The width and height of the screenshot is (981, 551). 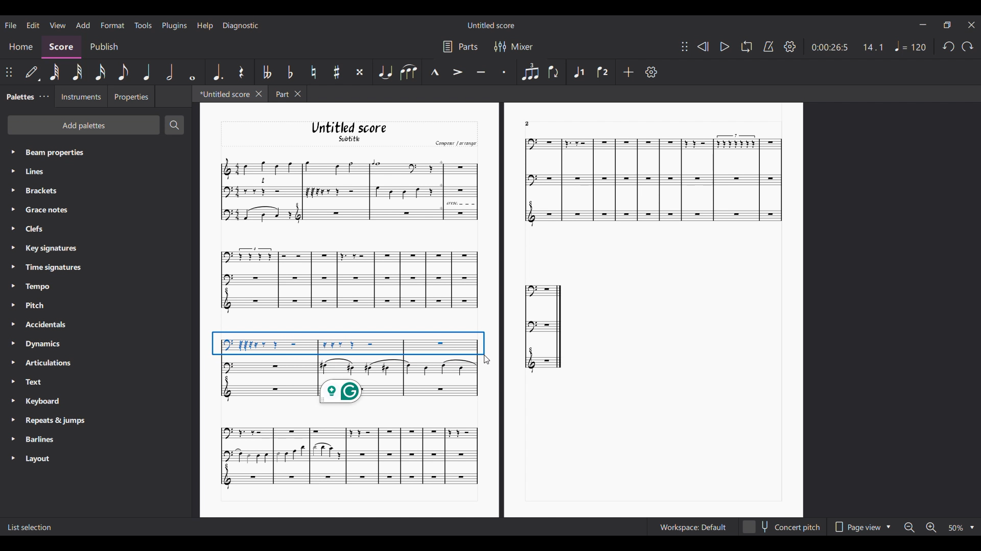 I want to click on > Dynamics, so click(x=41, y=345).